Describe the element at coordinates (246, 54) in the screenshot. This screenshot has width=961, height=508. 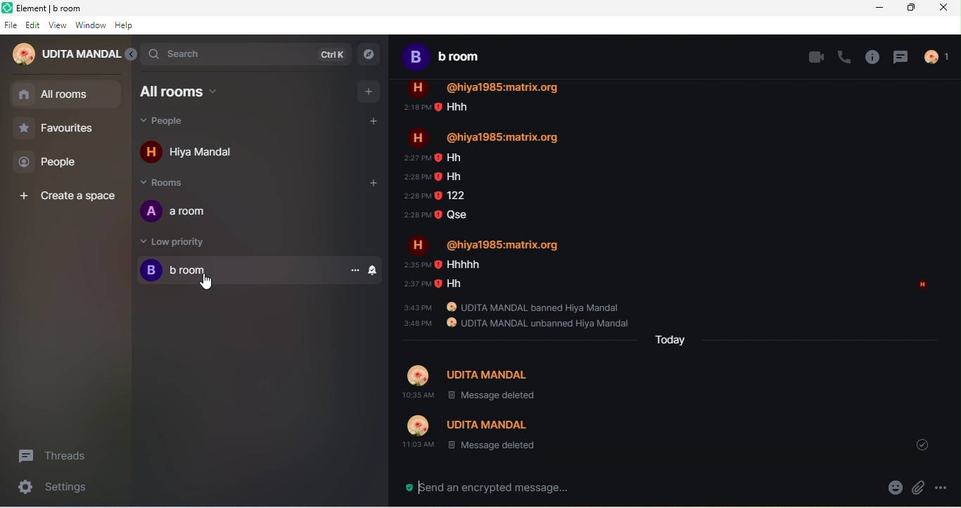
I see `search` at that location.